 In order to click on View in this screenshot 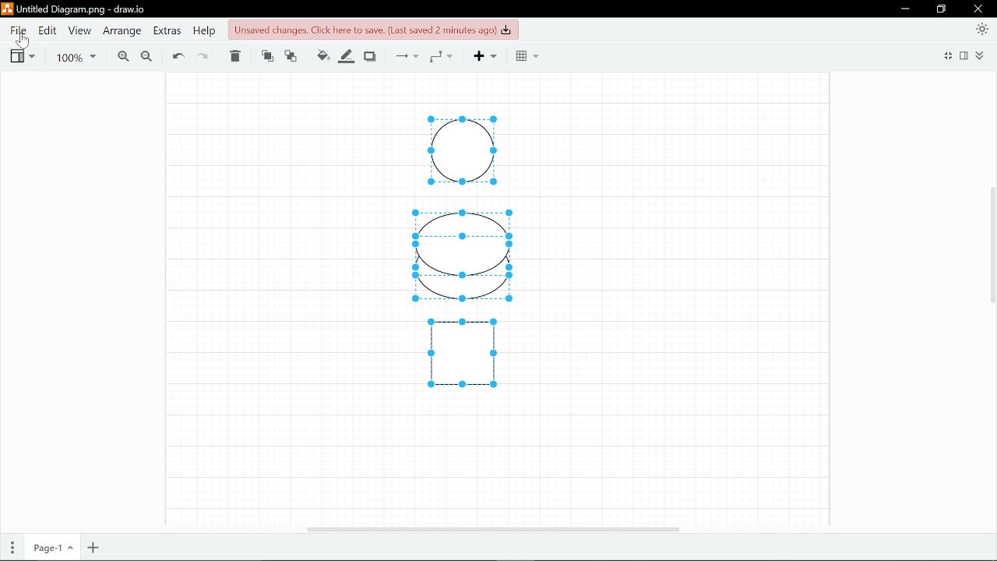, I will do `click(79, 31)`.